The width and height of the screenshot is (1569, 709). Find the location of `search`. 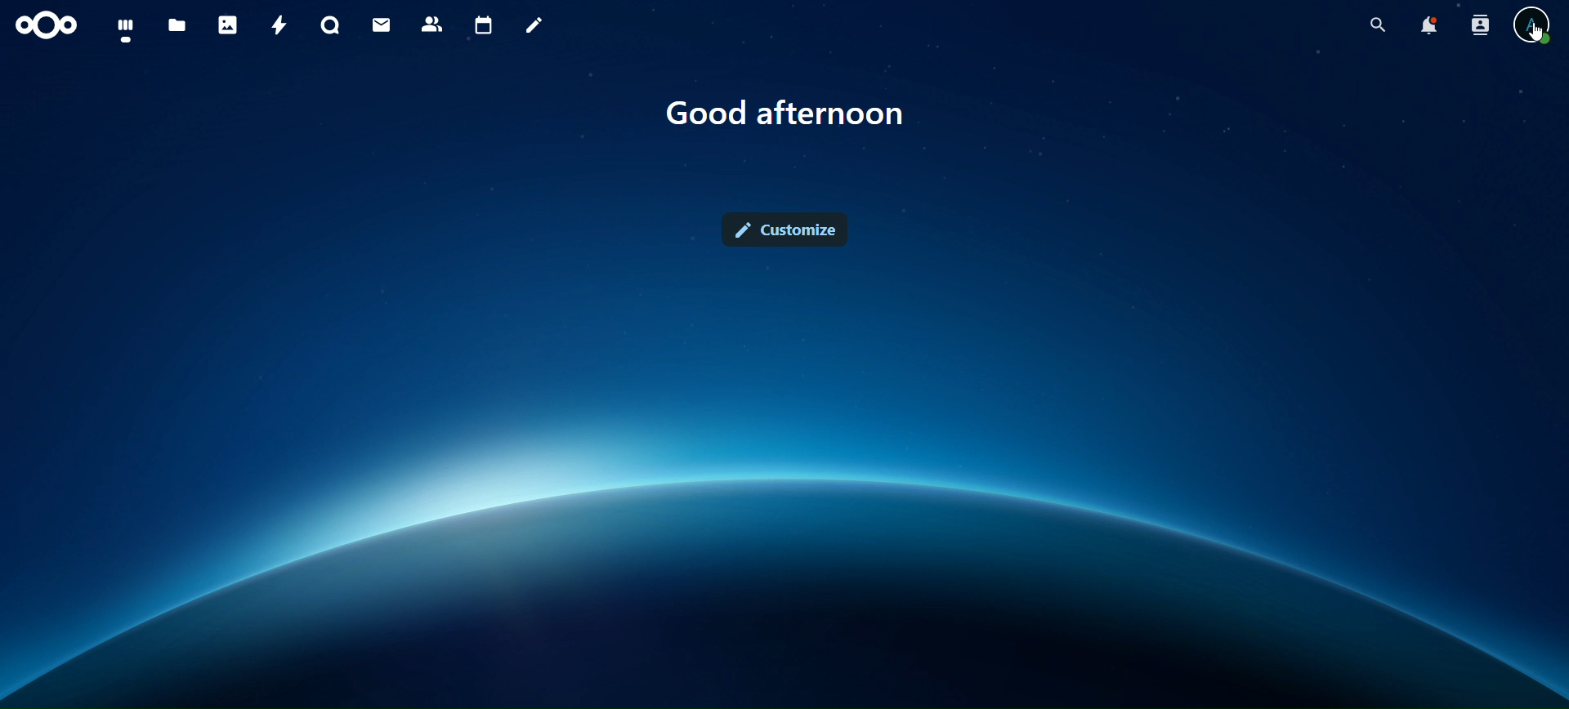

search is located at coordinates (1379, 25).